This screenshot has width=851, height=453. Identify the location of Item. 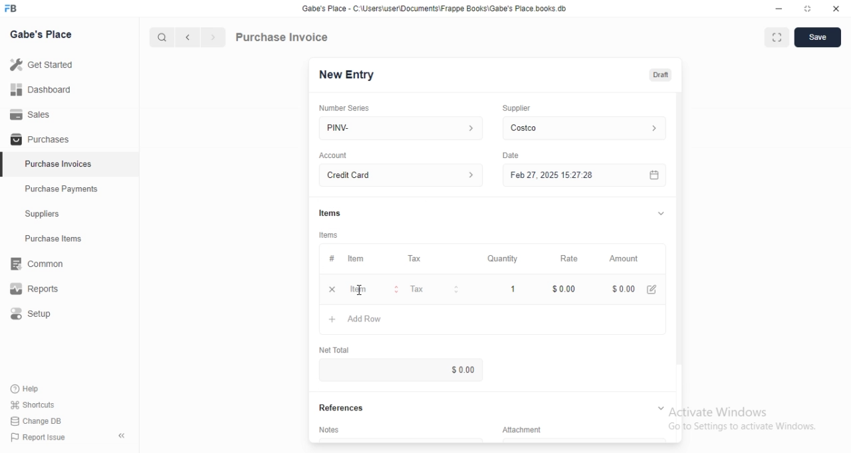
(372, 289).